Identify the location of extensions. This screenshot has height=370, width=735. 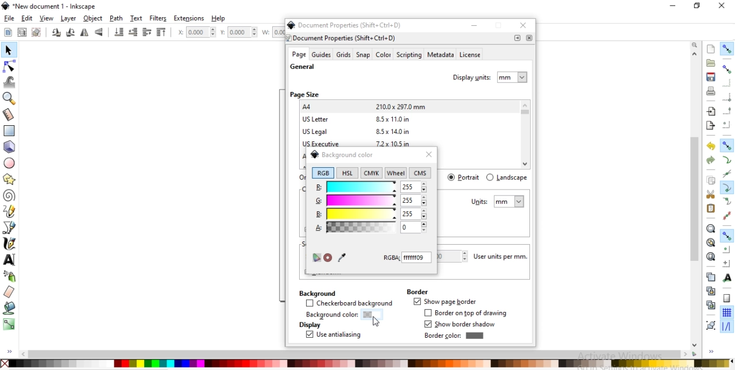
(189, 19).